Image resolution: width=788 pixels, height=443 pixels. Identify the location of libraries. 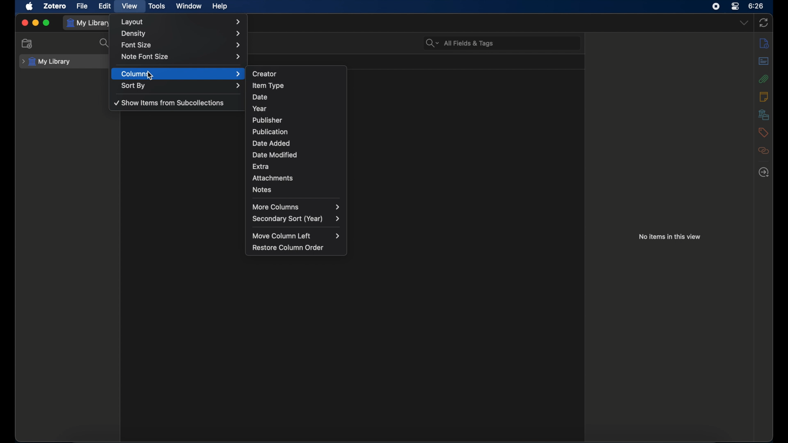
(763, 114).